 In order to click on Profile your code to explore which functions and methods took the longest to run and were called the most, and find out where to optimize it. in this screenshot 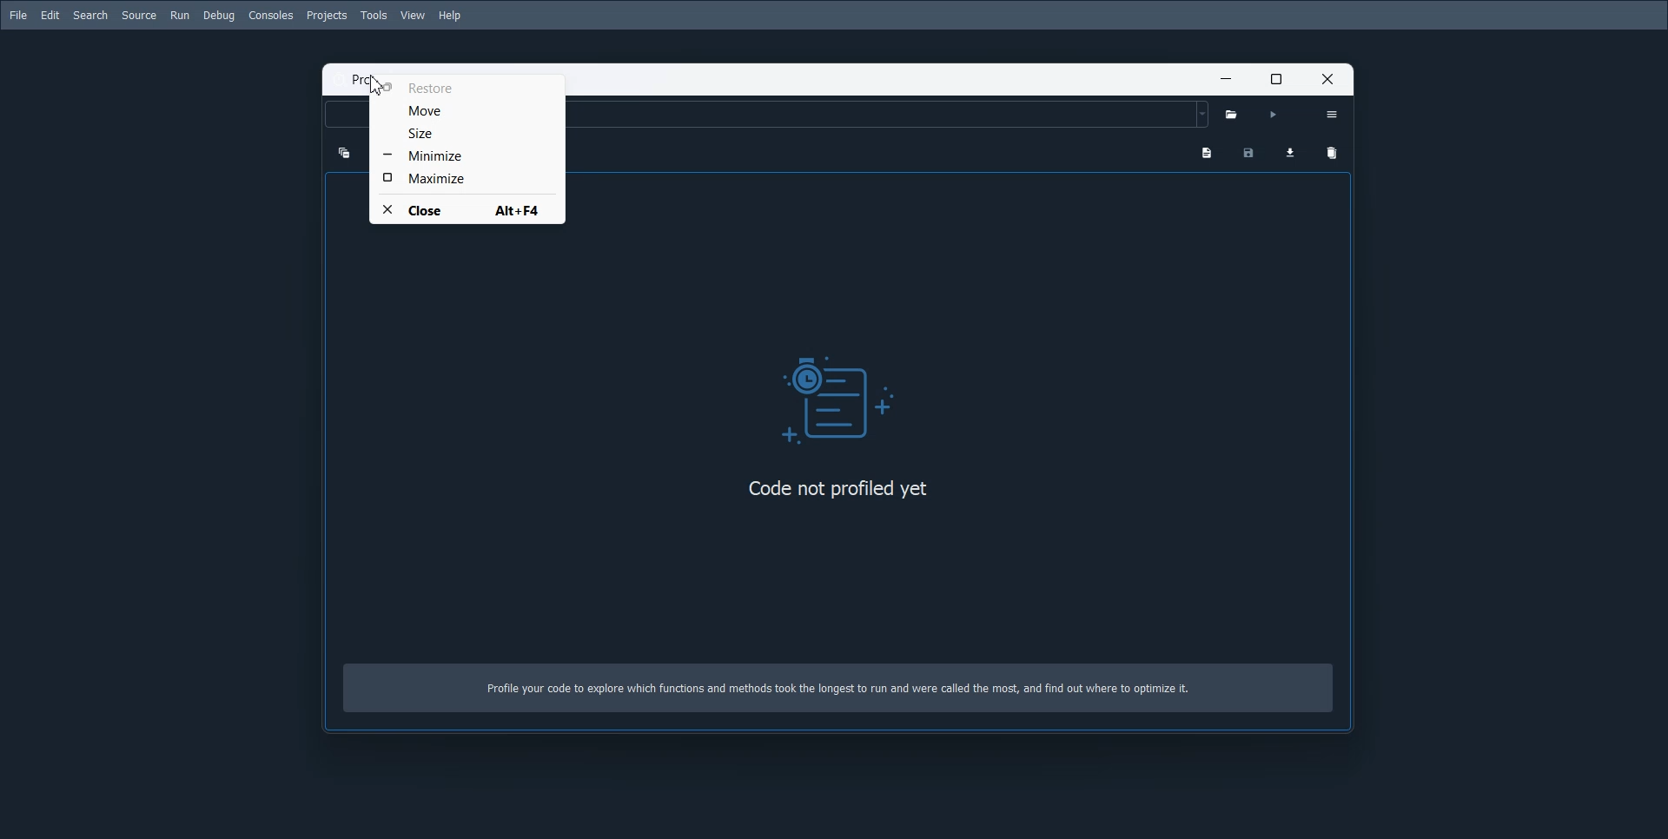, I will do `click(855, 699)`.